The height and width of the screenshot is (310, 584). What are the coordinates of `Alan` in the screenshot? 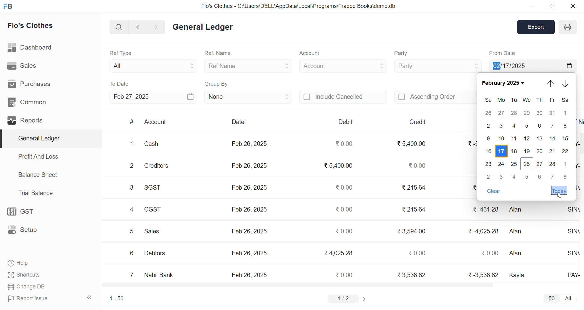 It's located at (518, 230).